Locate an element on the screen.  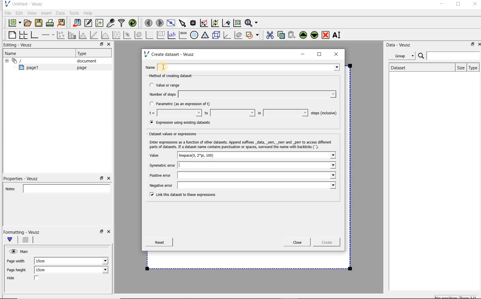
save the document is located at coordinates (40, 23).